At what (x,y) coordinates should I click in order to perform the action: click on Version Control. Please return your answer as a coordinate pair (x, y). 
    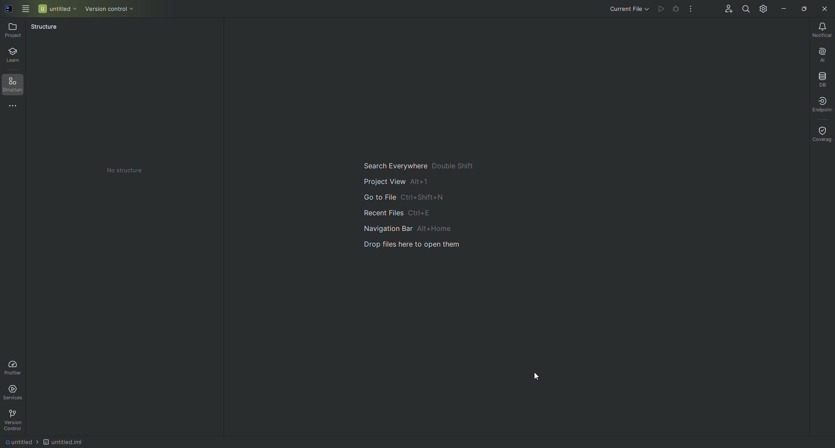
    Looking at the image, I should click on (13, 421).